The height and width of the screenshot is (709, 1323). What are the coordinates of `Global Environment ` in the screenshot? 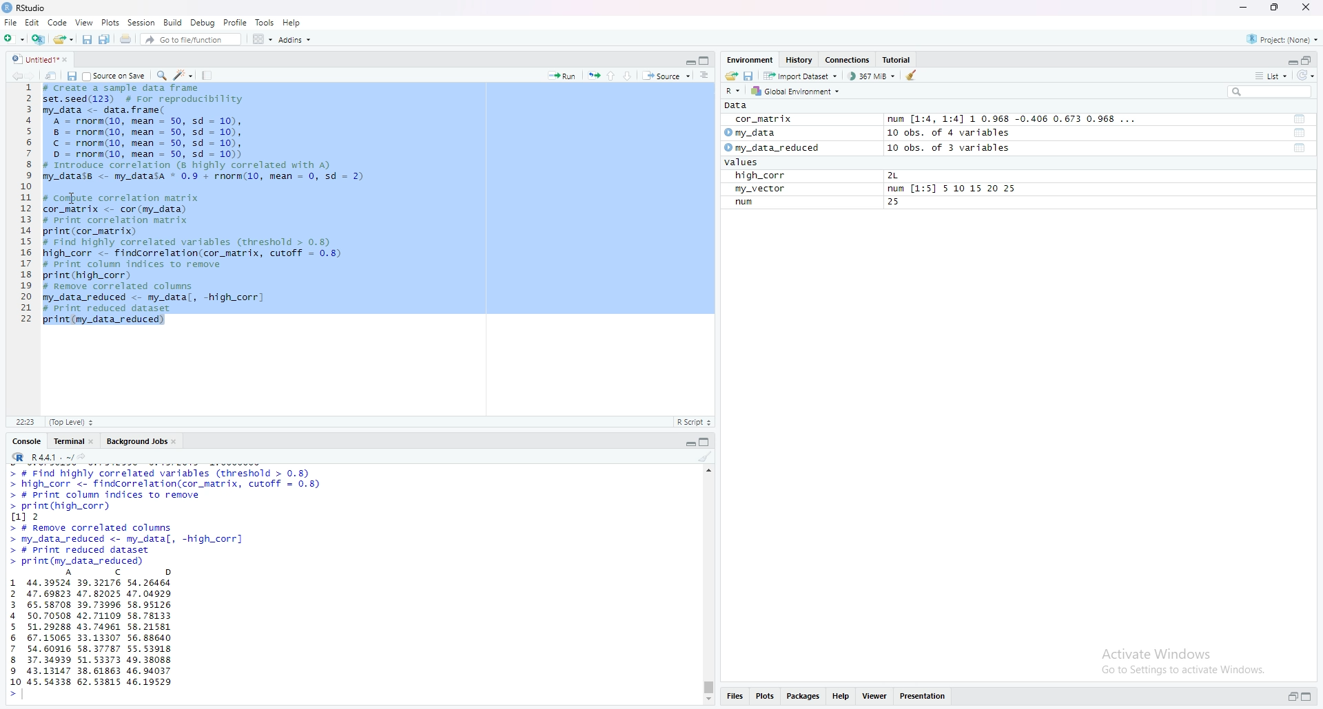 It's located at (797, 90).